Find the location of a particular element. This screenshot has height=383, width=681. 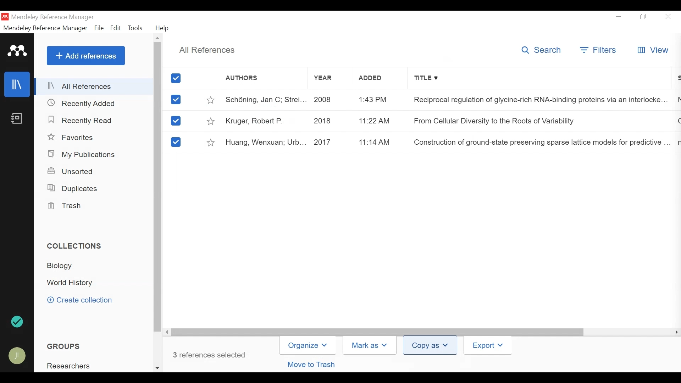

Authors is located at coordinates (264, 80).